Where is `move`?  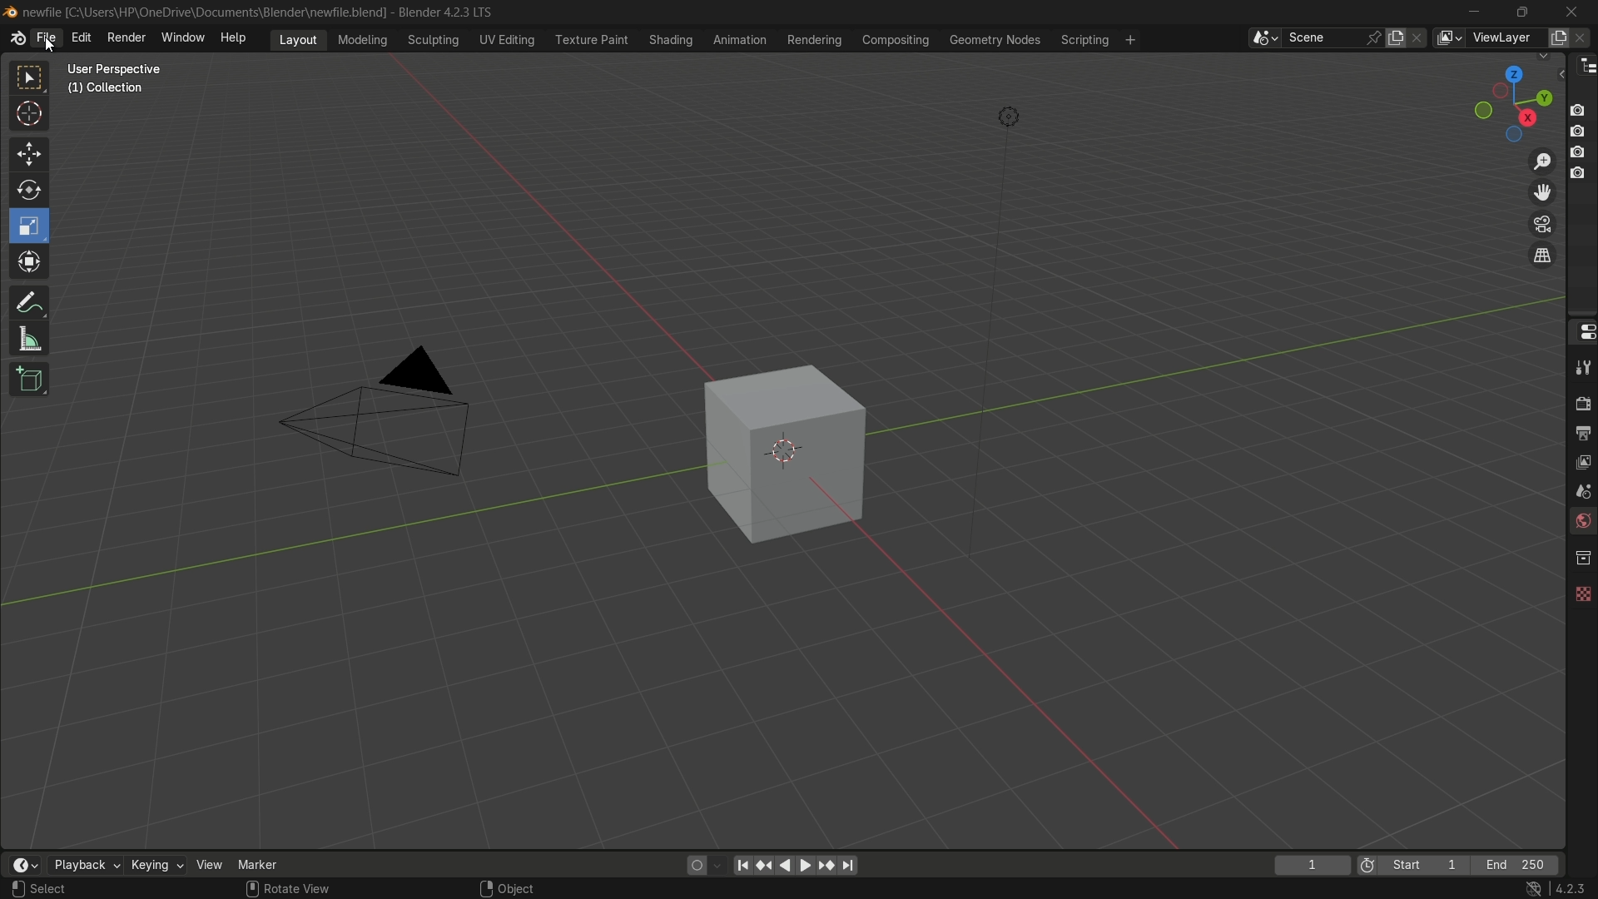 move is located at coordinates (27, 152).